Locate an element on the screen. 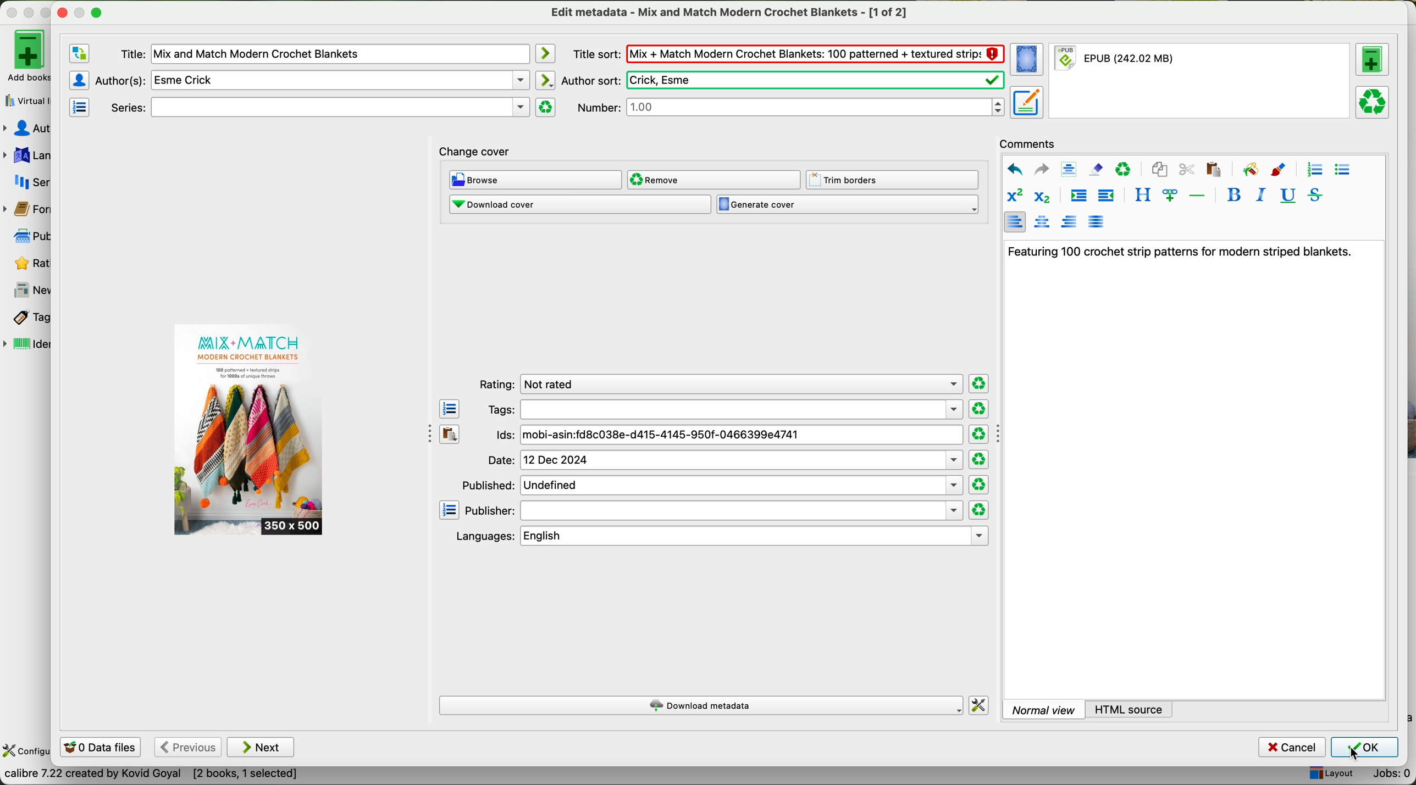  undo is located at coordinates (1015, 170).